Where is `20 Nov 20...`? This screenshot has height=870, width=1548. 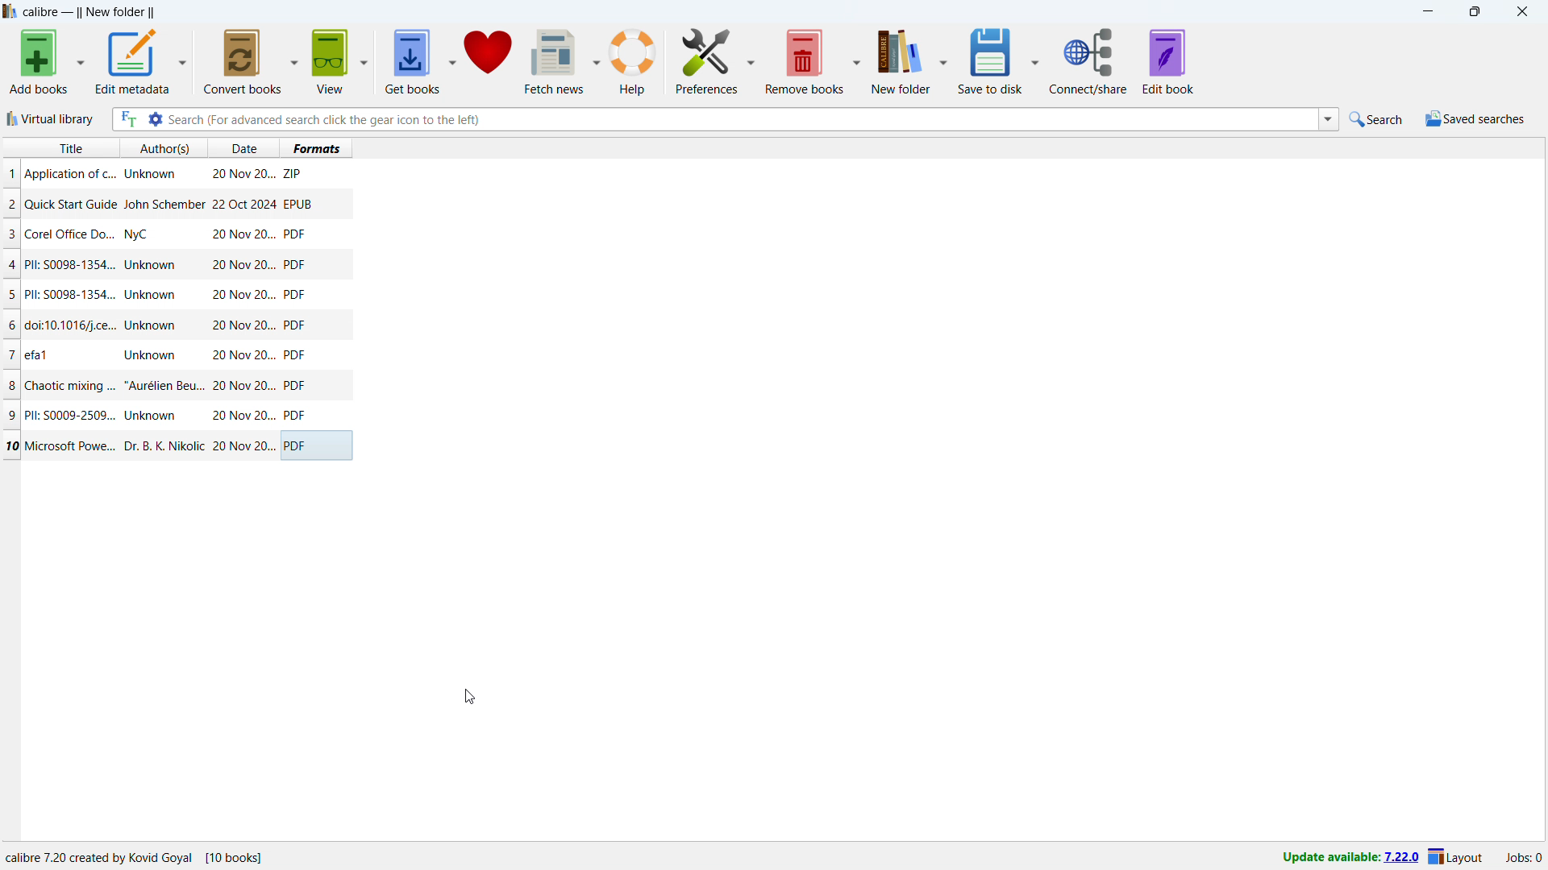
20 Nov 20... is located at coordinates (241, 386).